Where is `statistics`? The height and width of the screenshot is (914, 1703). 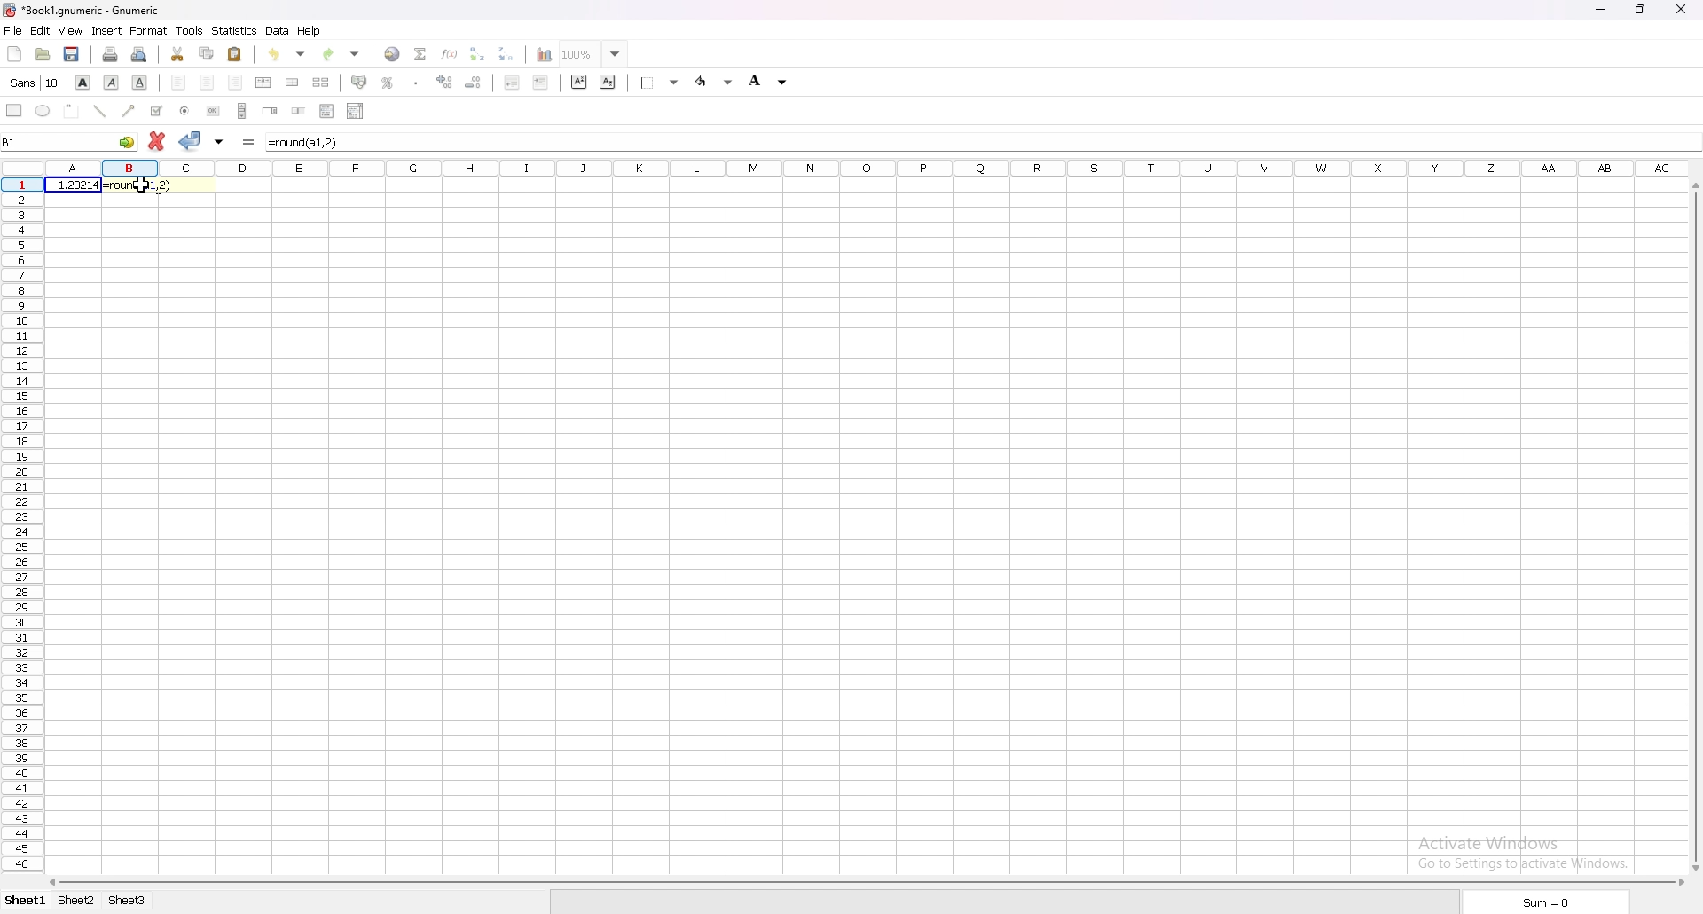 statistics is located at coordinates (234, 30).